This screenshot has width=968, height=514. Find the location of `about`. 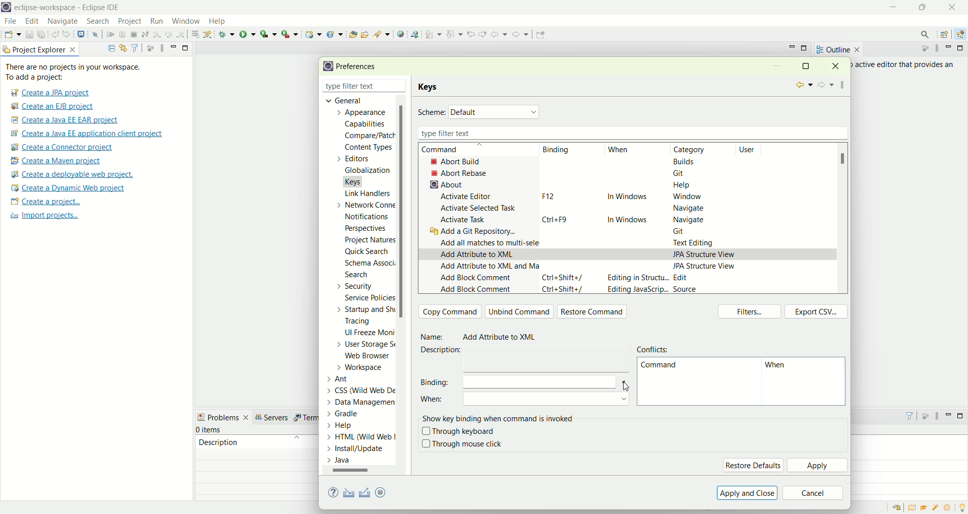

about is located at coordinates (444, 184).